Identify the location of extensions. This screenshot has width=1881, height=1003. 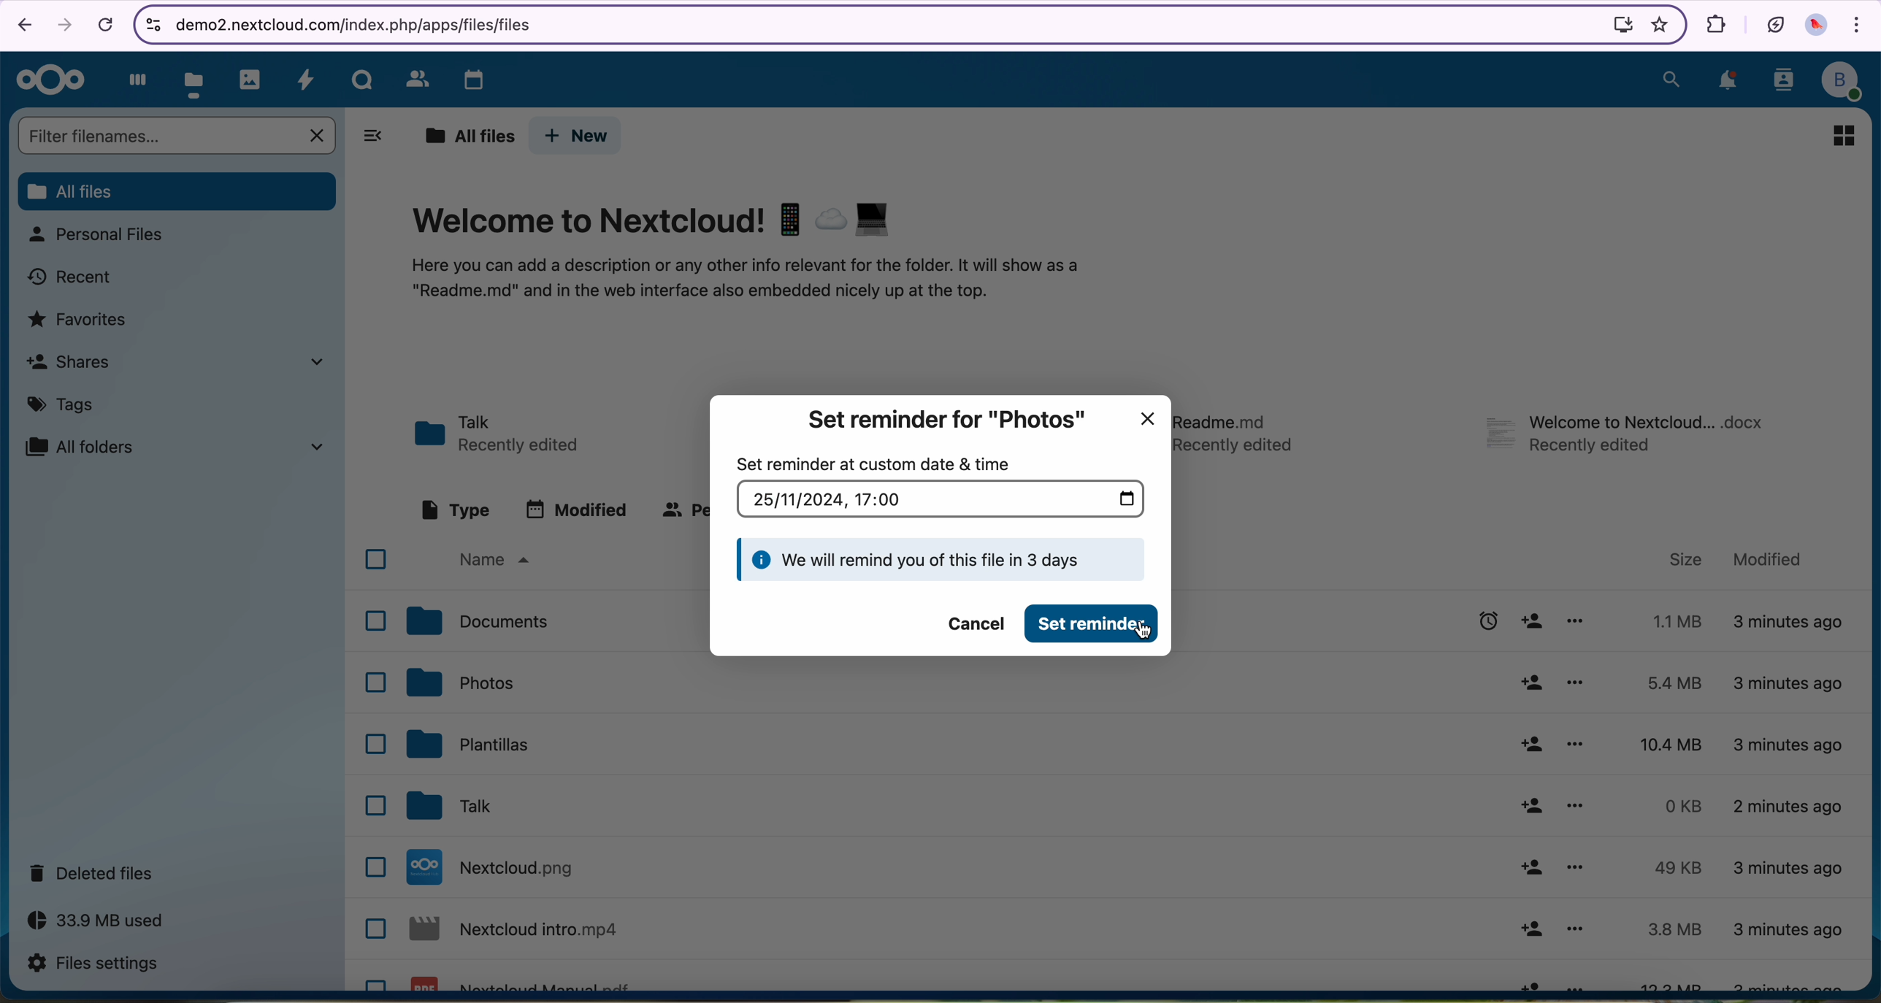
(1713, 23).